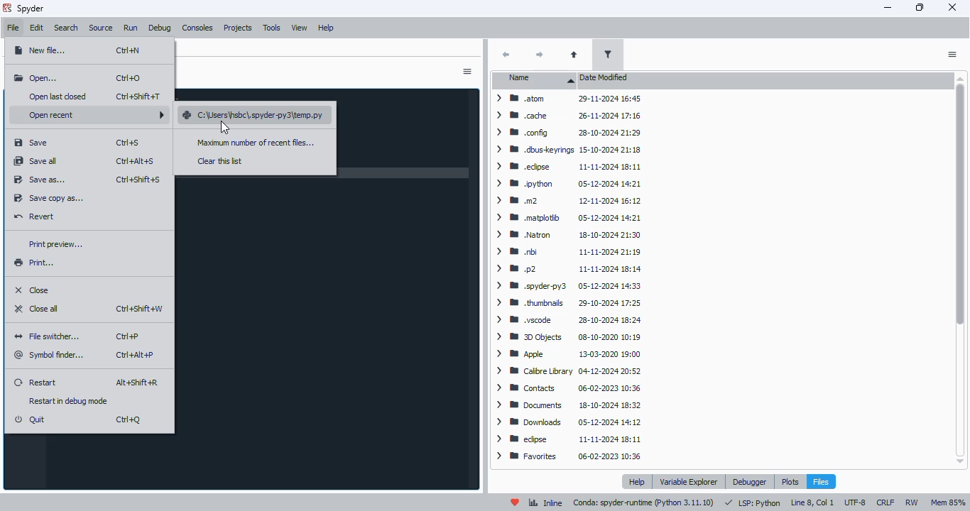 This screenshot has width=970, height=511. What do you see at coordinates (129, 143) in the screenshot?
I see `shortcut for save` at bounding box center [129, 143].